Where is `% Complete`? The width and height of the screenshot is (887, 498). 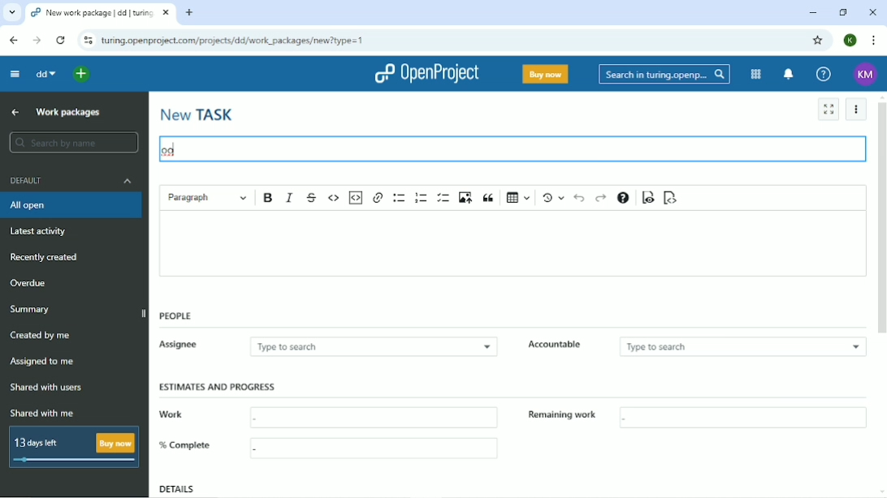
% Complete is located at coordinates (184, 449).